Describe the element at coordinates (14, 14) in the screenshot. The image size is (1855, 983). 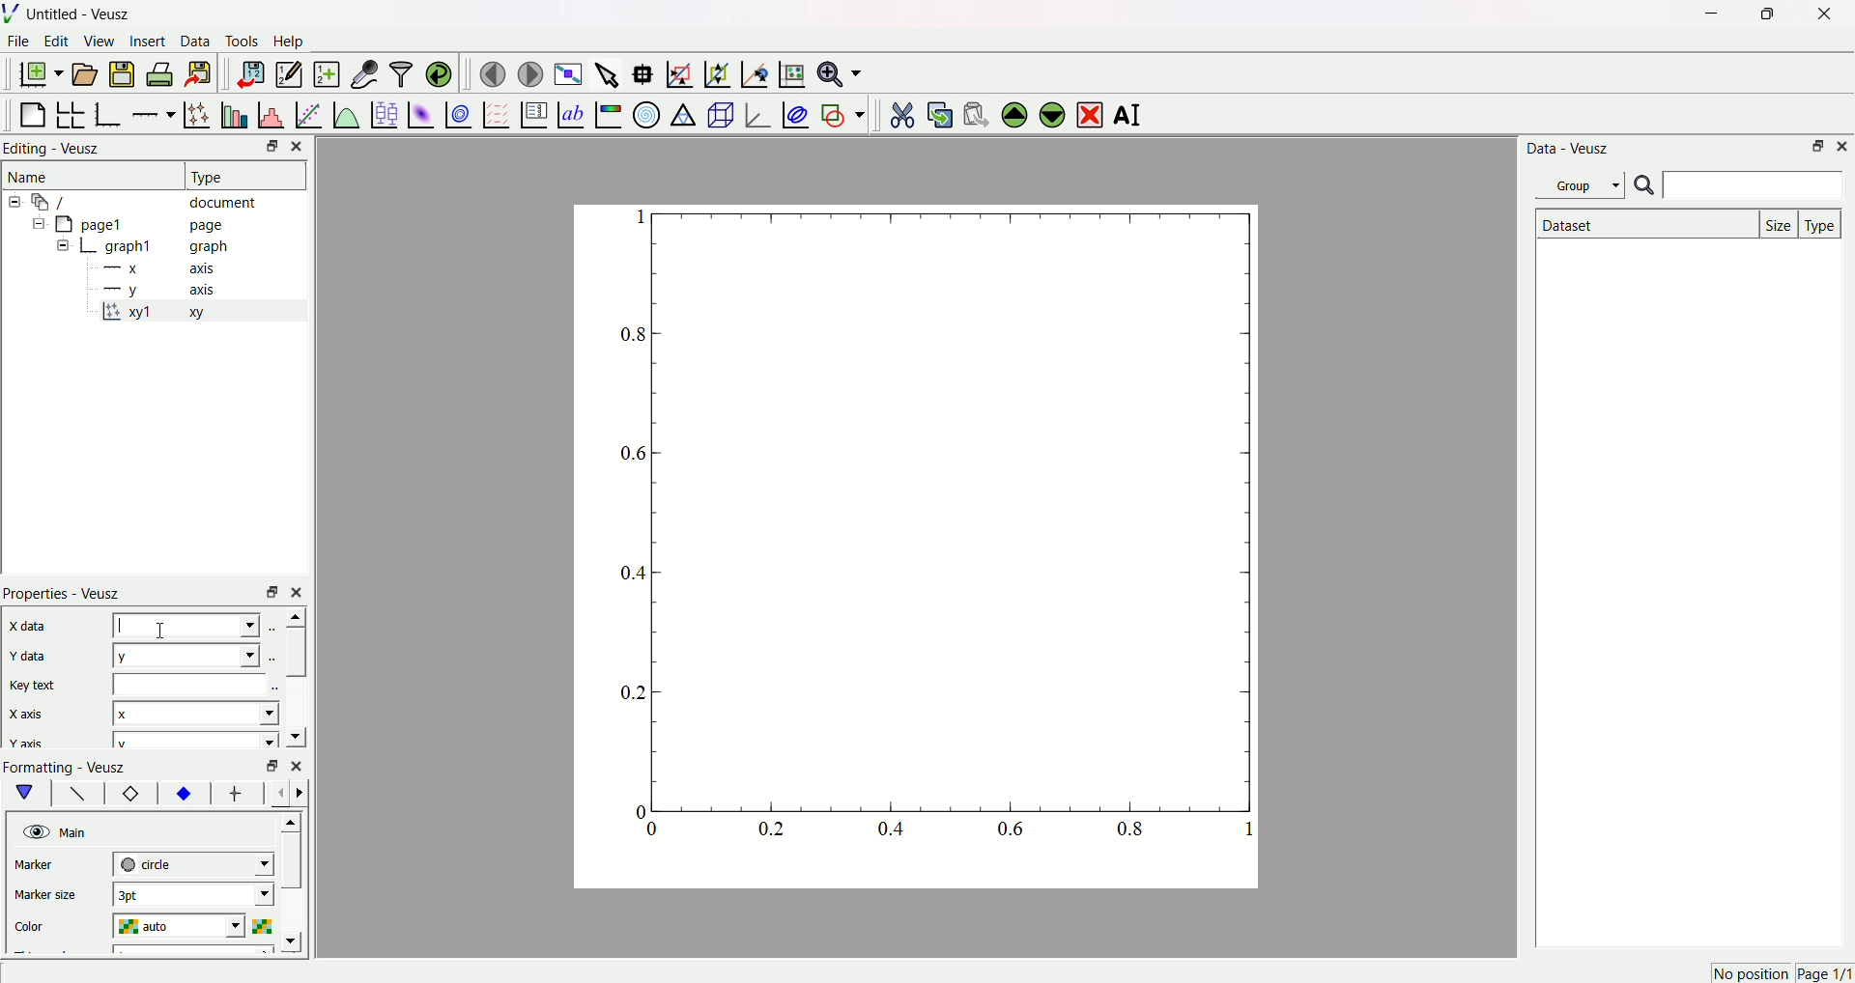
I see `Logo` at that location.